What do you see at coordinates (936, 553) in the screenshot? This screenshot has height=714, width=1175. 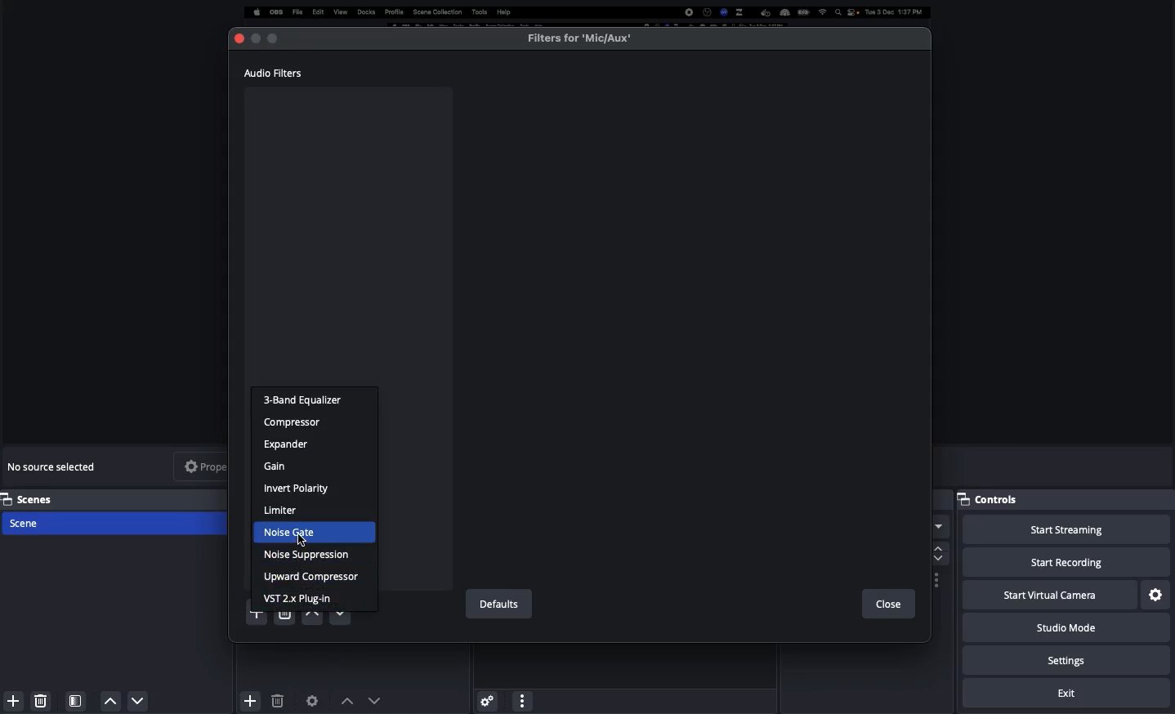 I see `scroll` at bounding box center [936, 553].